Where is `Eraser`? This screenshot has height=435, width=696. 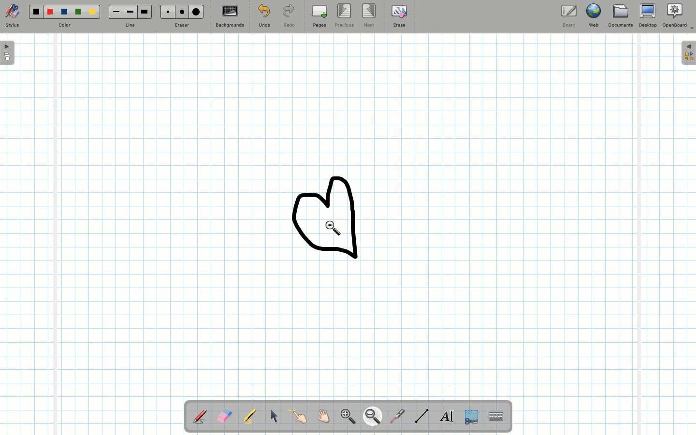 Eraser is located at coordinates (224, 416).